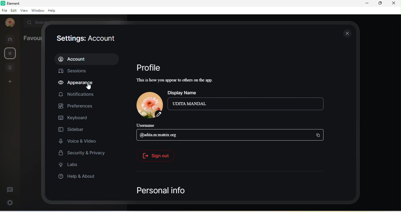  What do you see at coordinates (246, 104) in the screenshot?
I see `udita mandal` at bounding box center [246, 104].